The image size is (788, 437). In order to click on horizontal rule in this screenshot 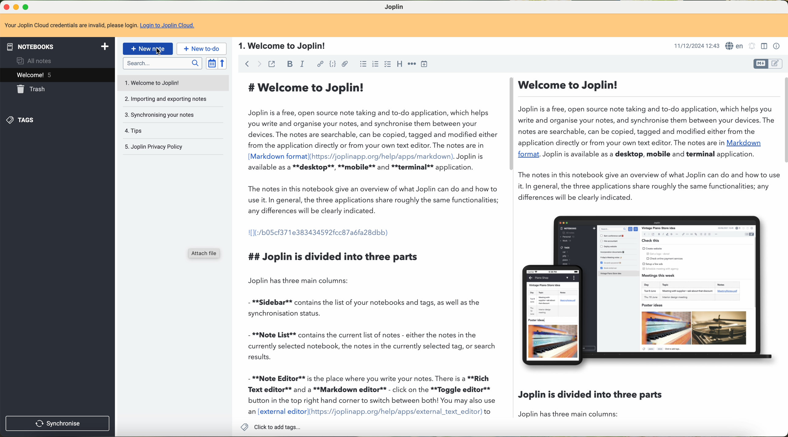, I will do `click(412, 64)`.